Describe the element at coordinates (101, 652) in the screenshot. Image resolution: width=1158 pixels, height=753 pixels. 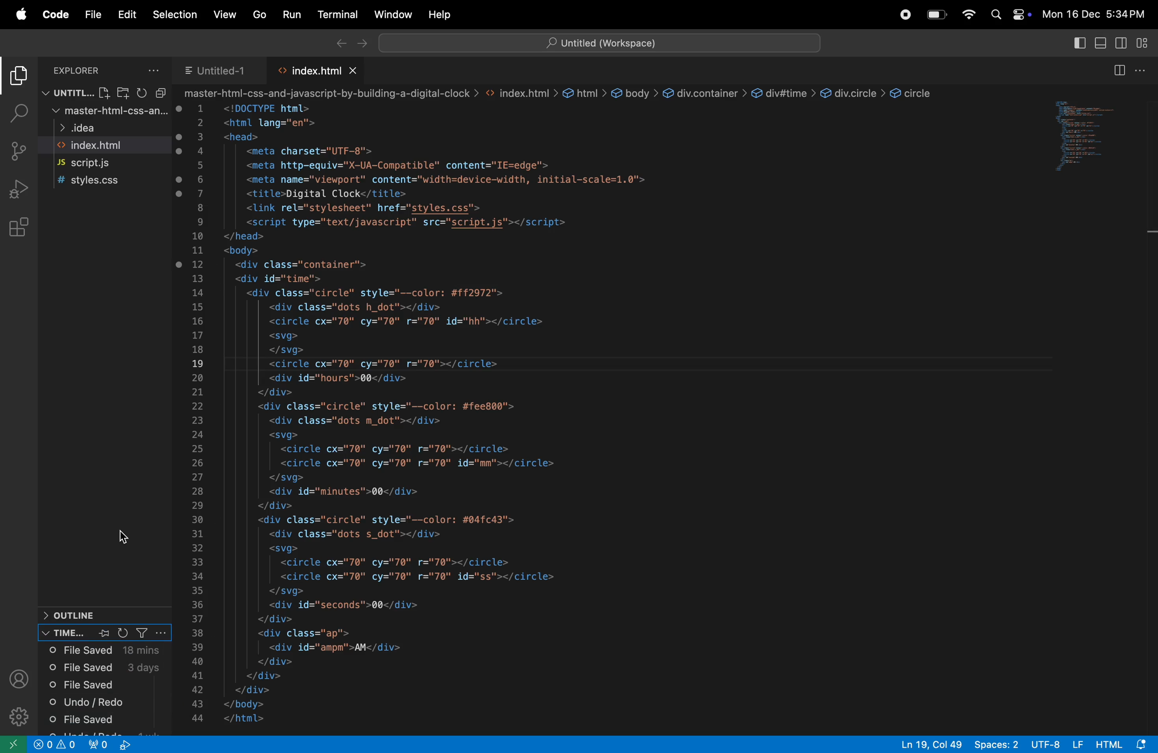
I see `file saved 18 min ago` at that location.